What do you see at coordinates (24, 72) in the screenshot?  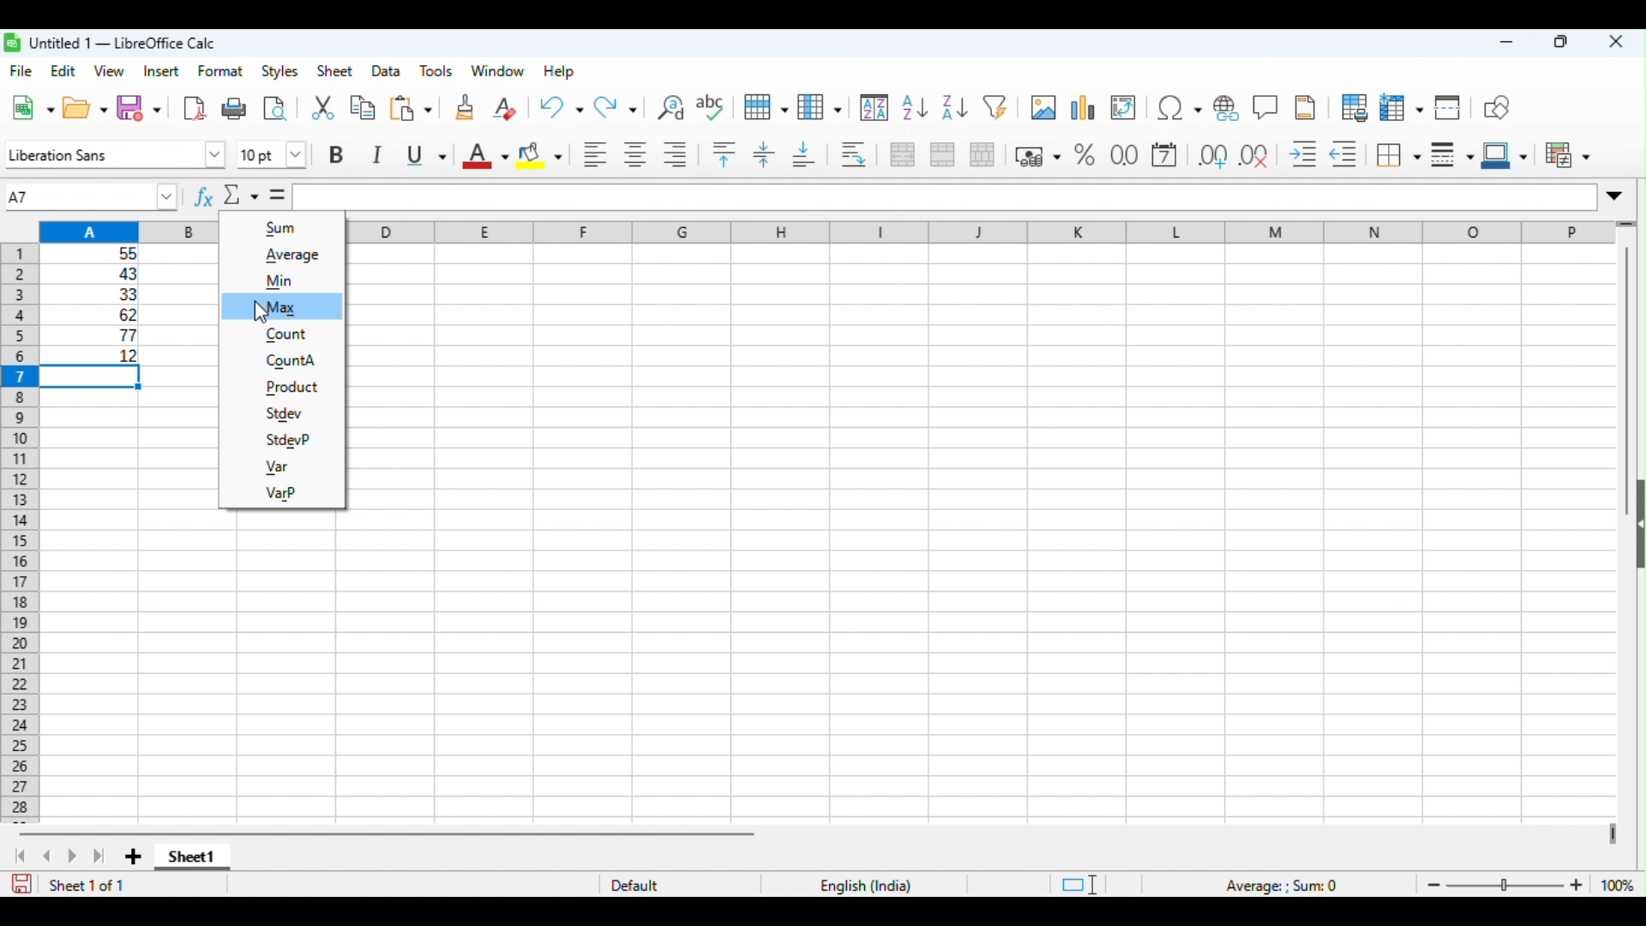 I see `file` at bounding box center [24, 72].